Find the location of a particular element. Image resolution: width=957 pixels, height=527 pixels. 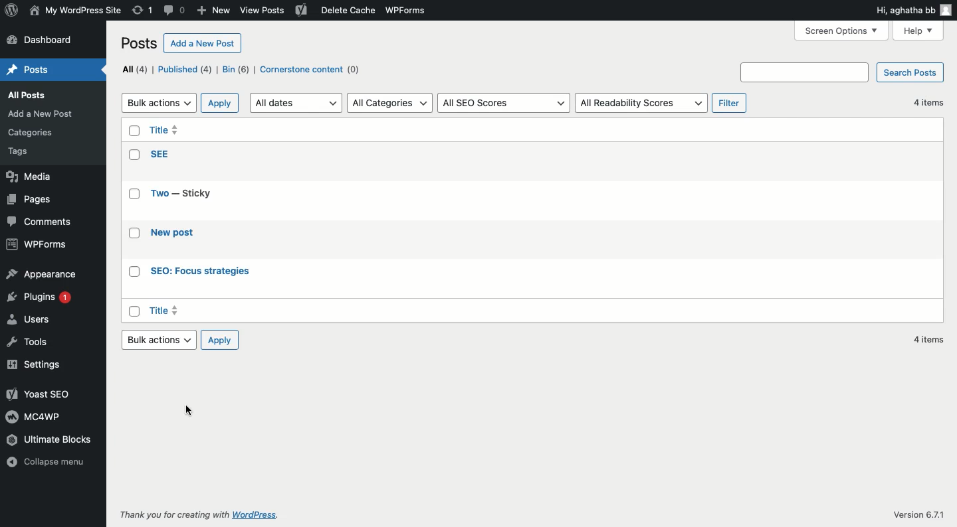

Tools is located at coordinates (27, 344).